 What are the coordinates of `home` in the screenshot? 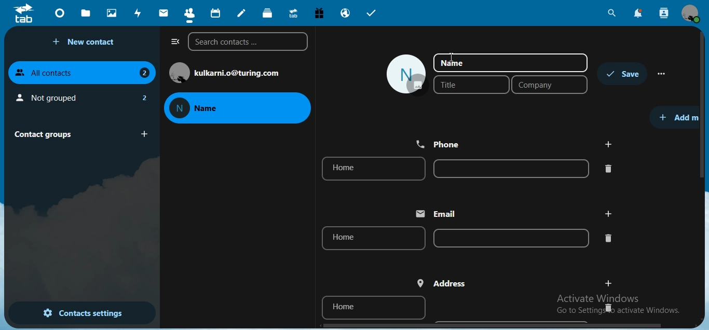 It's located at (373, 239).